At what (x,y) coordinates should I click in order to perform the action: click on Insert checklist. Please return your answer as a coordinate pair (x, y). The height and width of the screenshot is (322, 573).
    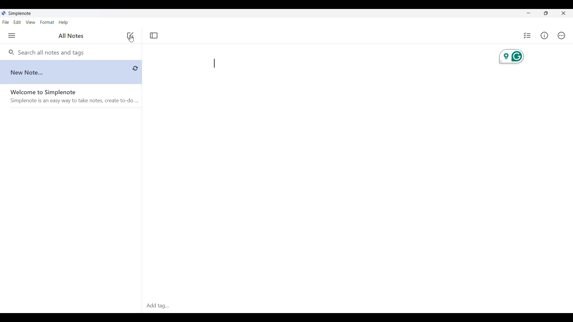
    Looking at the image, I should click on (528, 35).